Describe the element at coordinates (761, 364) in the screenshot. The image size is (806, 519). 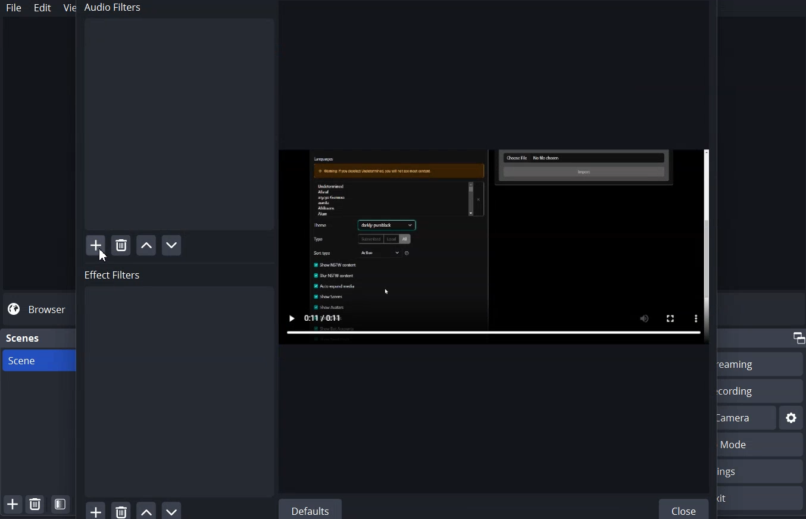
I see `Start Streaming` at that location.